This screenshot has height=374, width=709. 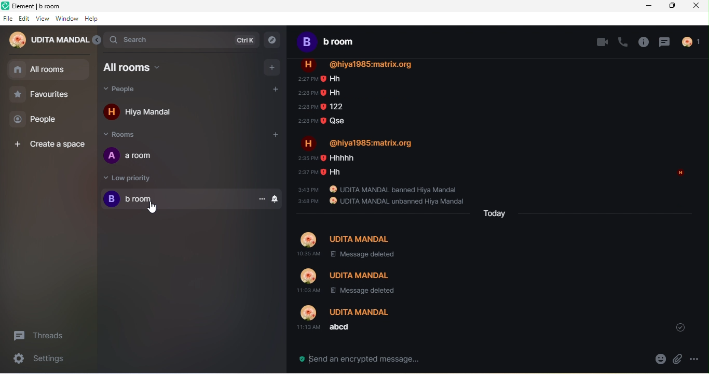 What do you see at coordinates (657, 361) in the screenshot?
I see `emoji` at bounding box center [657, 361].